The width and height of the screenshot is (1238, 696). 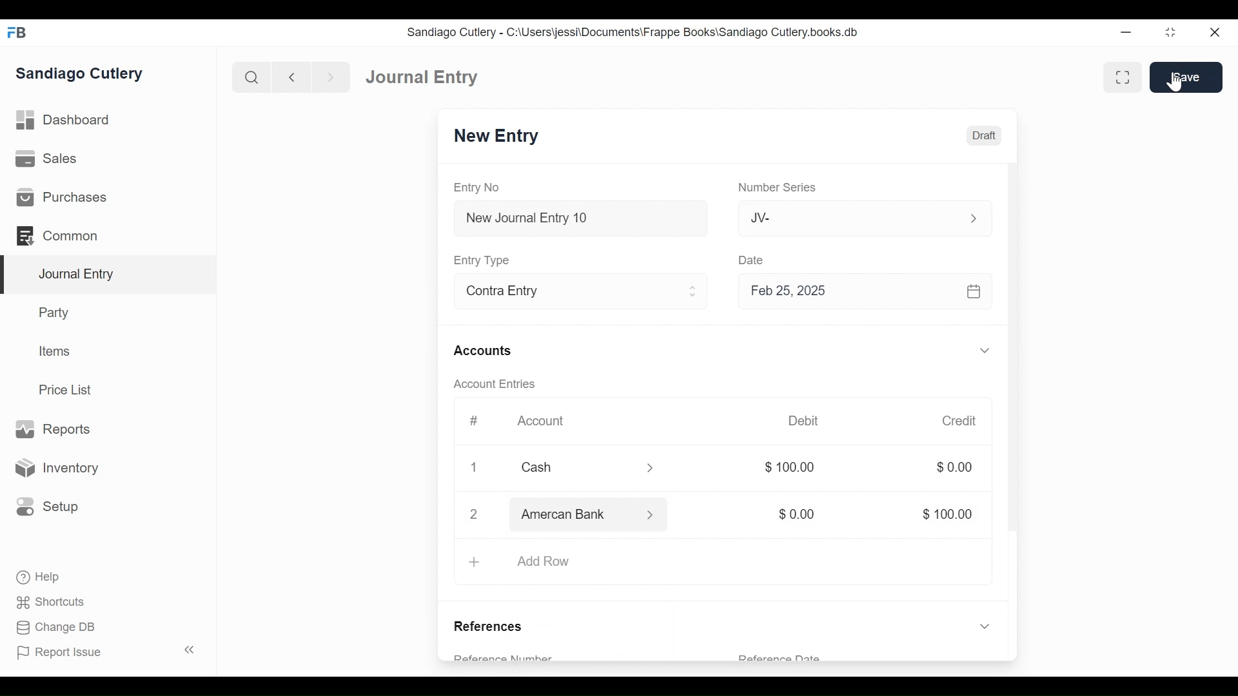 What do you see at coordinates (292, 77) in the screenshot?
I see `Navigate Back` at bounding box center [292, 77].